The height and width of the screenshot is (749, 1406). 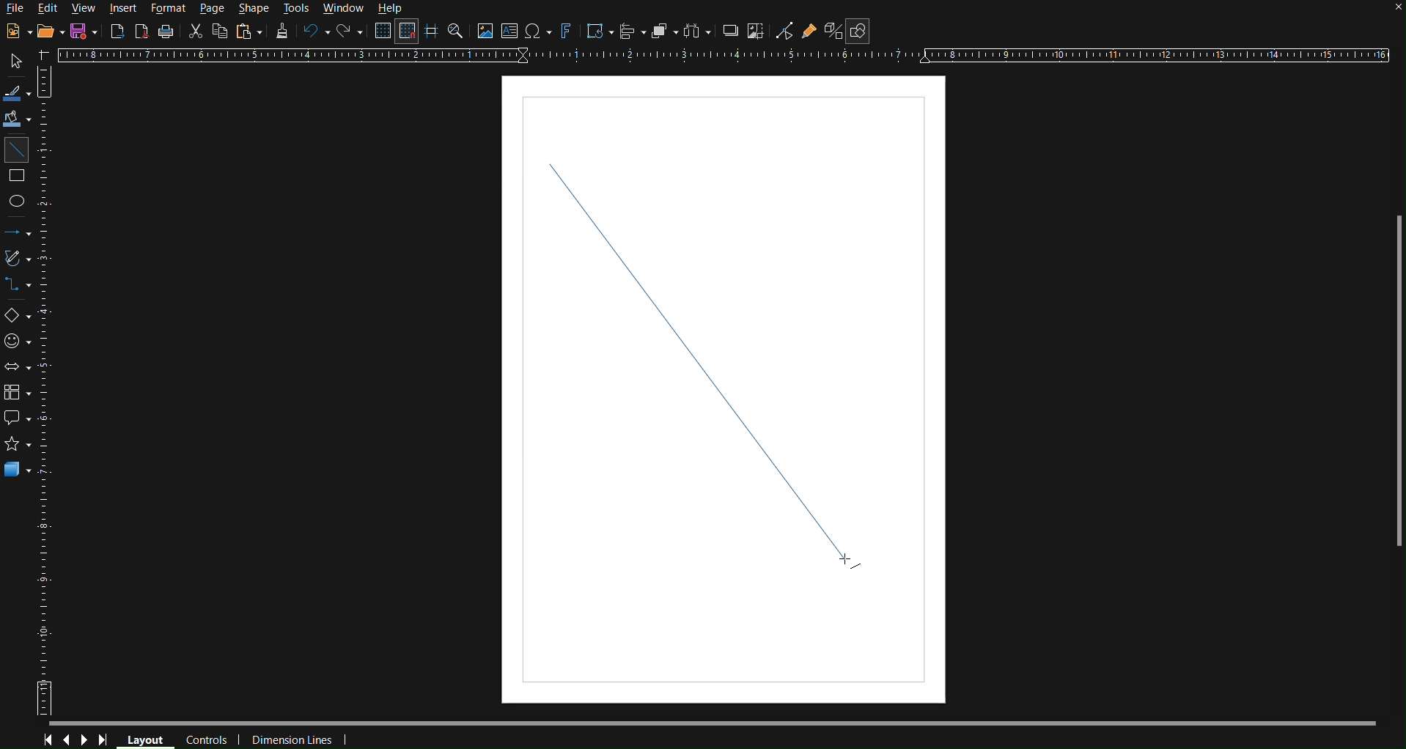 What do you see at coordinates (699, 31) in the screenshot?
I see `Distribute objects` at bounding box center [699, 31].